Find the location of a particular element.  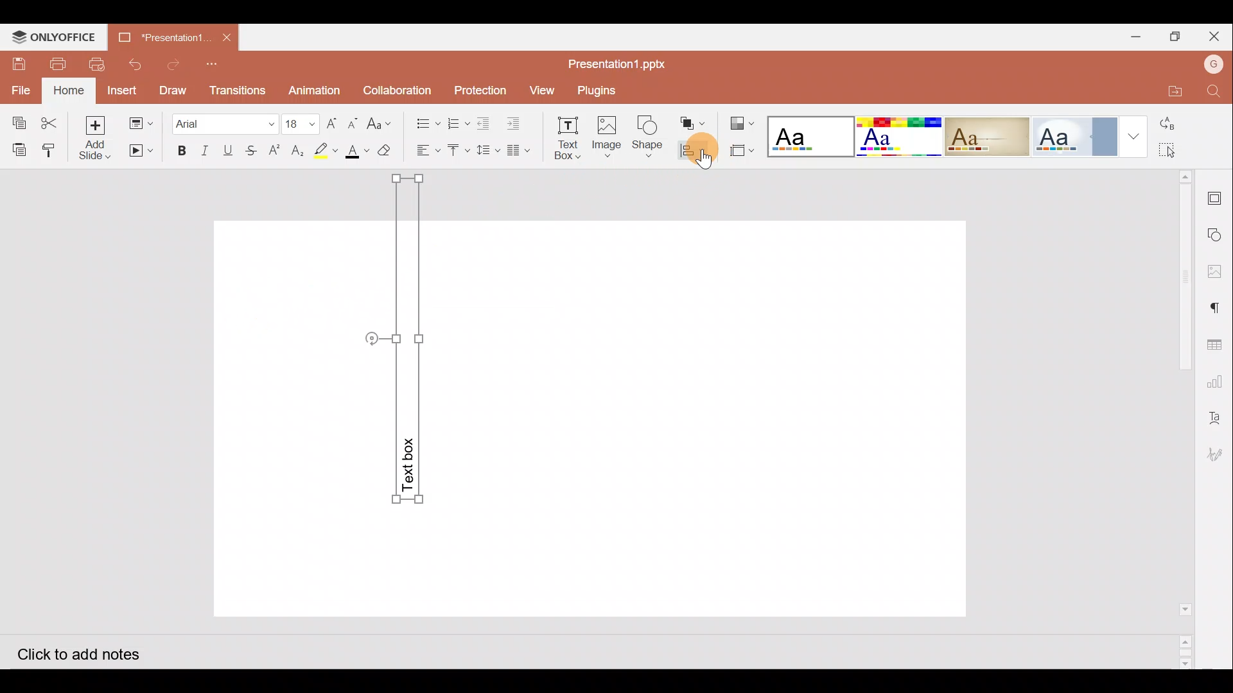

Quick print is located at coordinates (95, 65).